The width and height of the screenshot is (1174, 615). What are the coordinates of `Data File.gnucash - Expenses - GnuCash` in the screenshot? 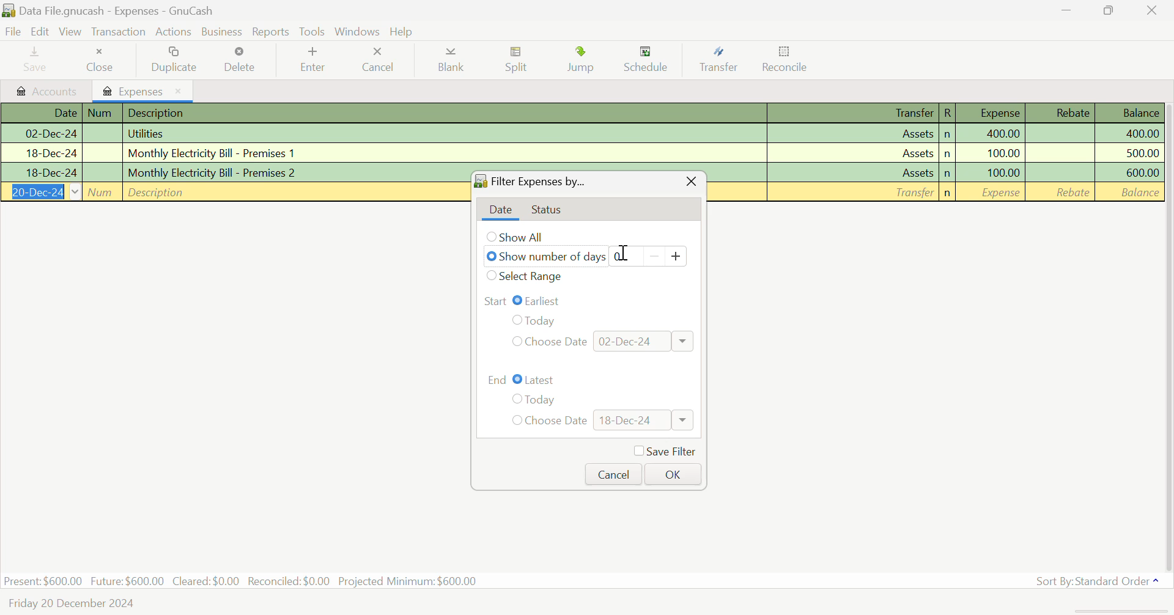 It's located at (109, 10).